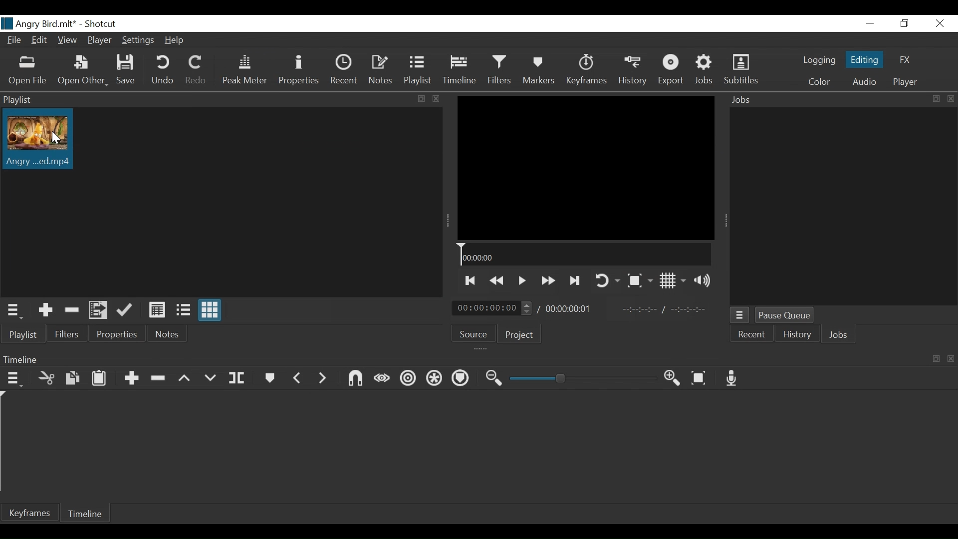 The image size is (958, 539). I want to click on Skip to the next point, so click(469, 281).